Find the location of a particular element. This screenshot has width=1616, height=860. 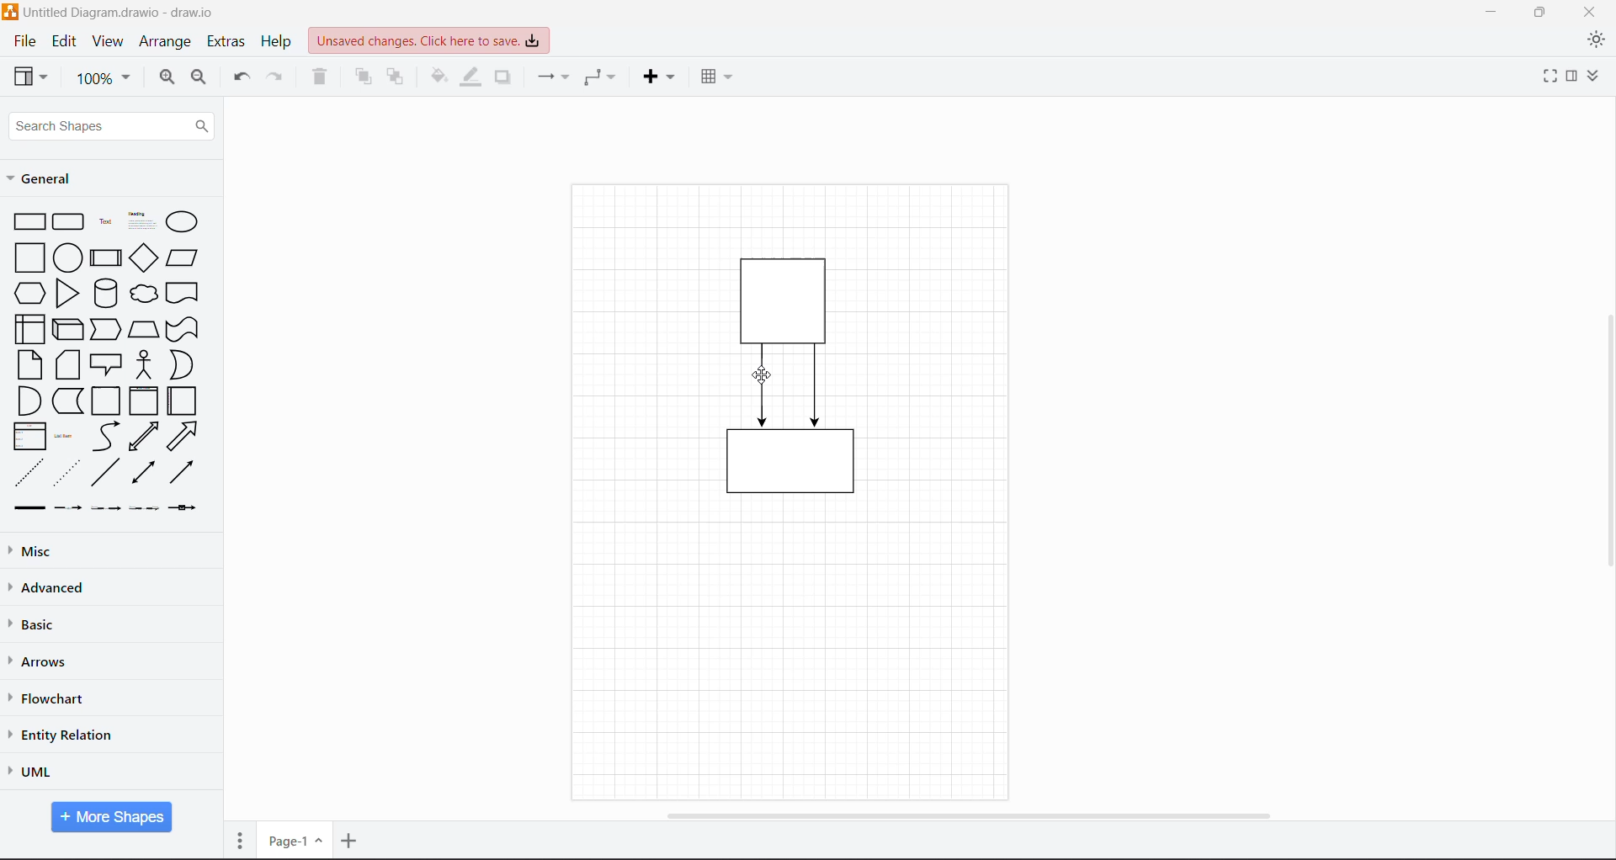

Tape is located at coordinates (184, 328).